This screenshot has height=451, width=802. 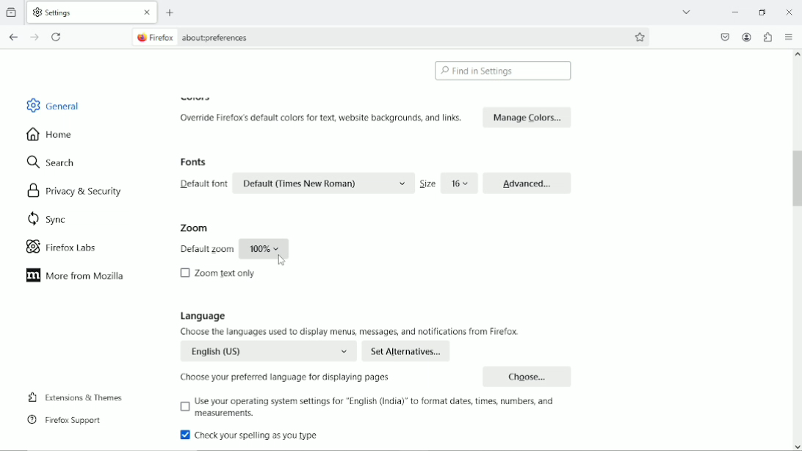 What do you see at coordinates (193, 228) in the screenshot?
I see `Zoom` at bounding box center [193, 228].